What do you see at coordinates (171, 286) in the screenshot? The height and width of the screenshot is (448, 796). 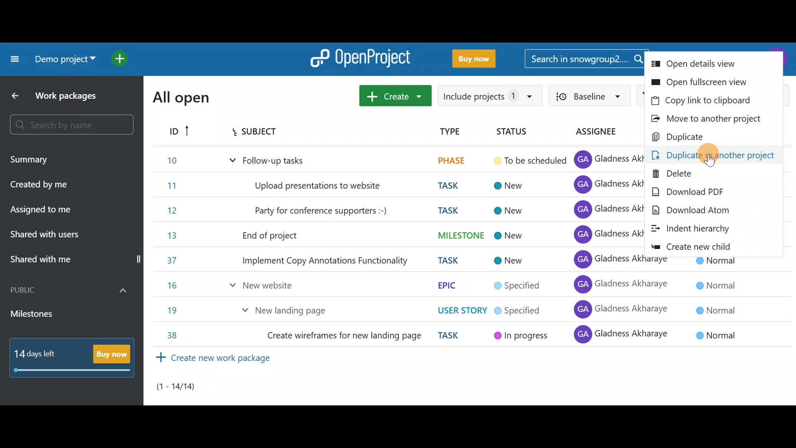 I see `16` at bounding box center [171, 286].